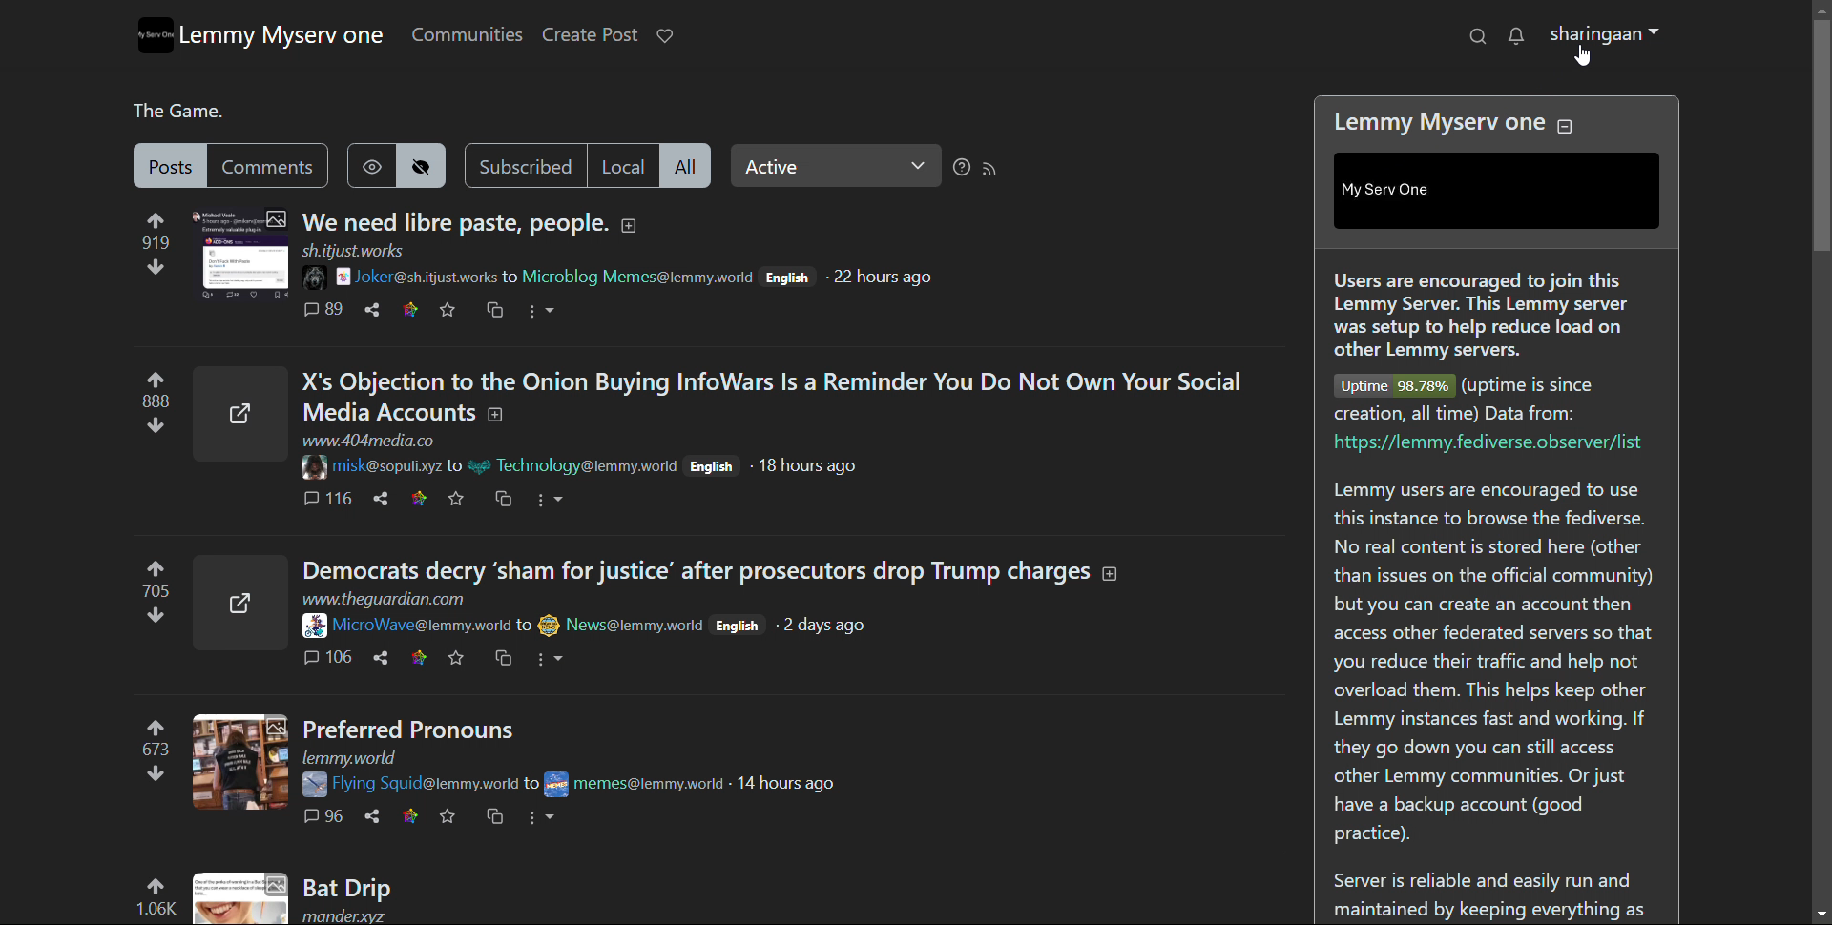 The height and width of the screenshot is (925, 1832). What do you see at coordinates (1822, 458) in the screenshot?
I see `scrollbar` at bounding box center [1822, 458].